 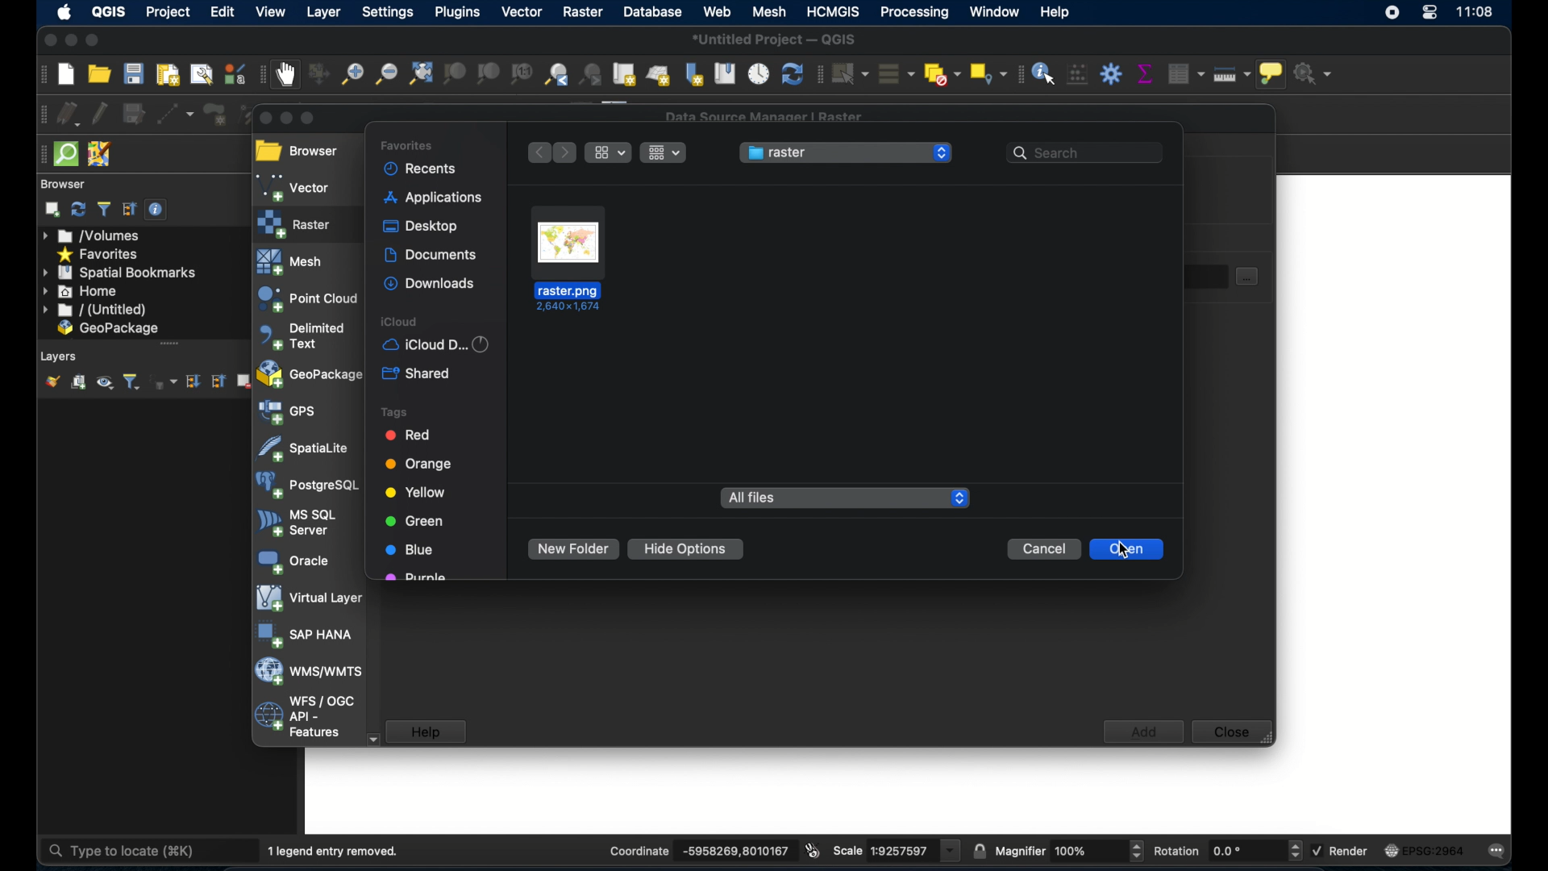 What do you see at coordinates (224, 13) in the screenshot?
I see `edit` at bounding box center [224, 13].